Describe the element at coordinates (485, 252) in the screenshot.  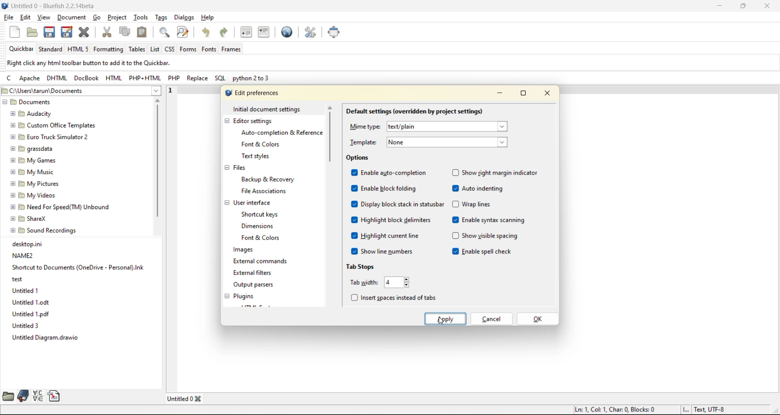
I see `enable spell check` at that location.